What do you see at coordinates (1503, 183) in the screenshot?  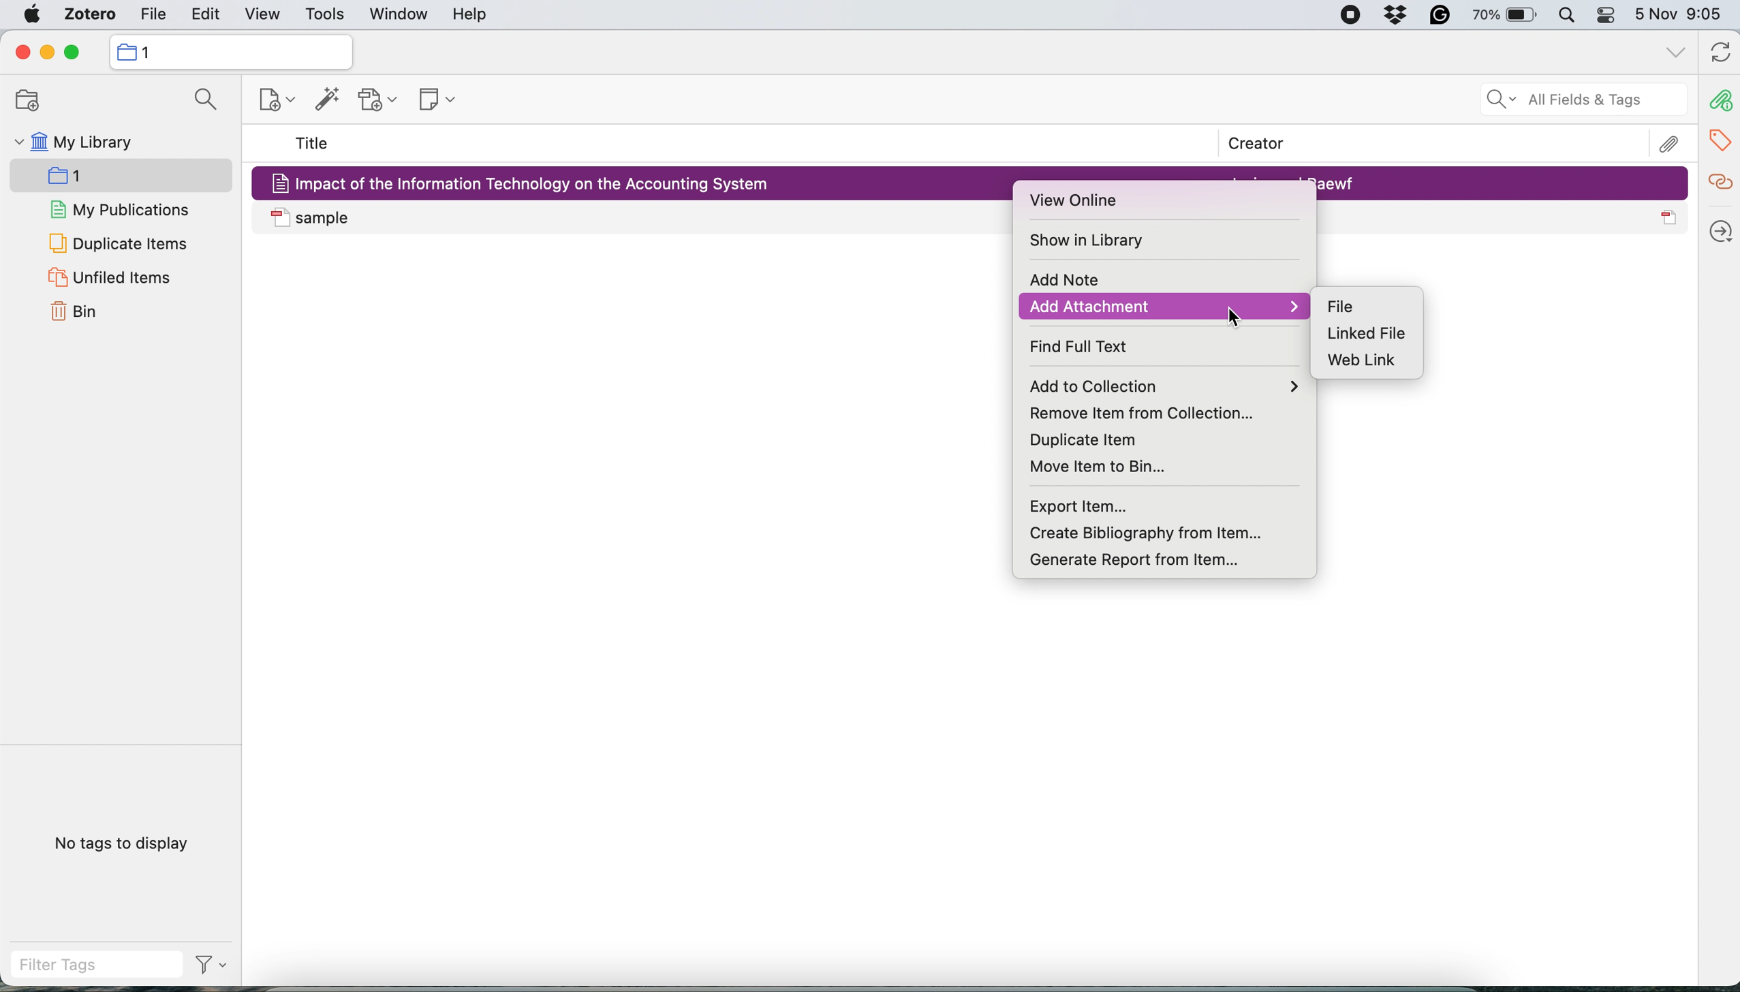 I see `Impact of the Information Technology on the Accounting System  Jasim and Raewf` at bounding box center [1503, 183].